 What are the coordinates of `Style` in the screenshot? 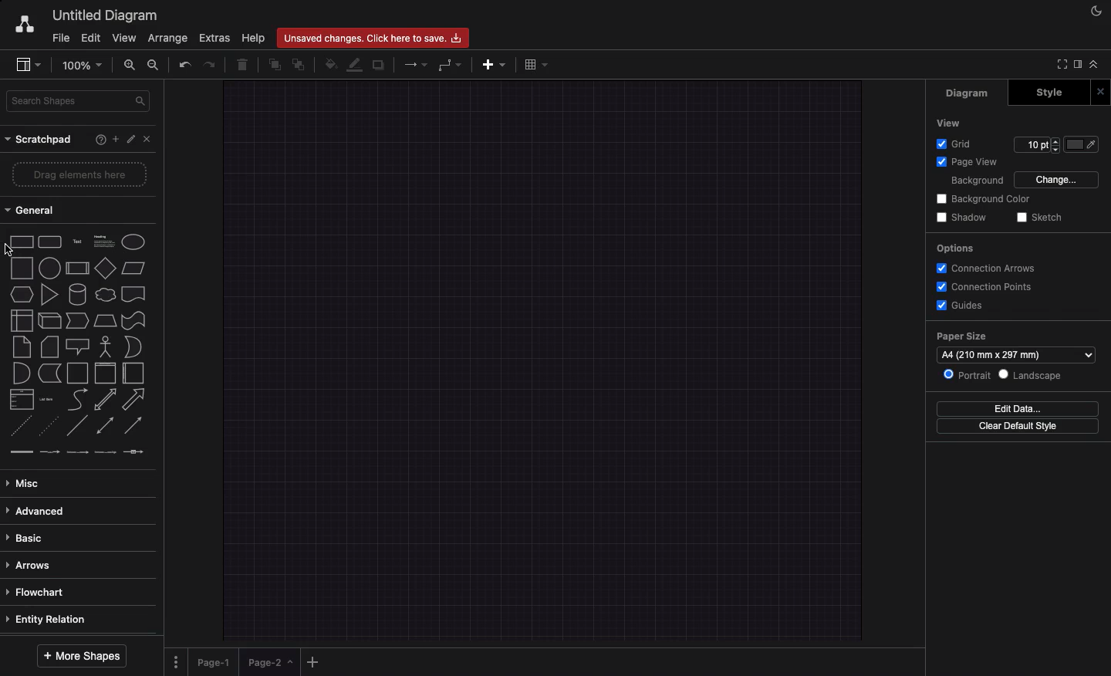 It's located at (1046, 93).